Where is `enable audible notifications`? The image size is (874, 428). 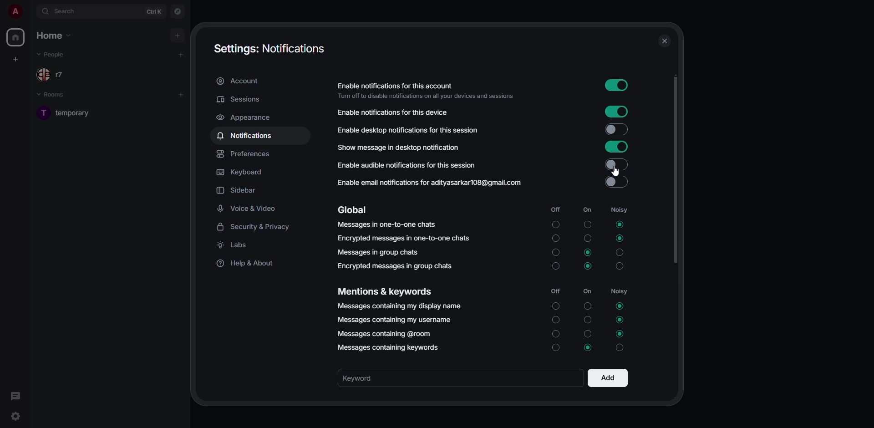
enable audible notifications is located at coordinates (410, 167).